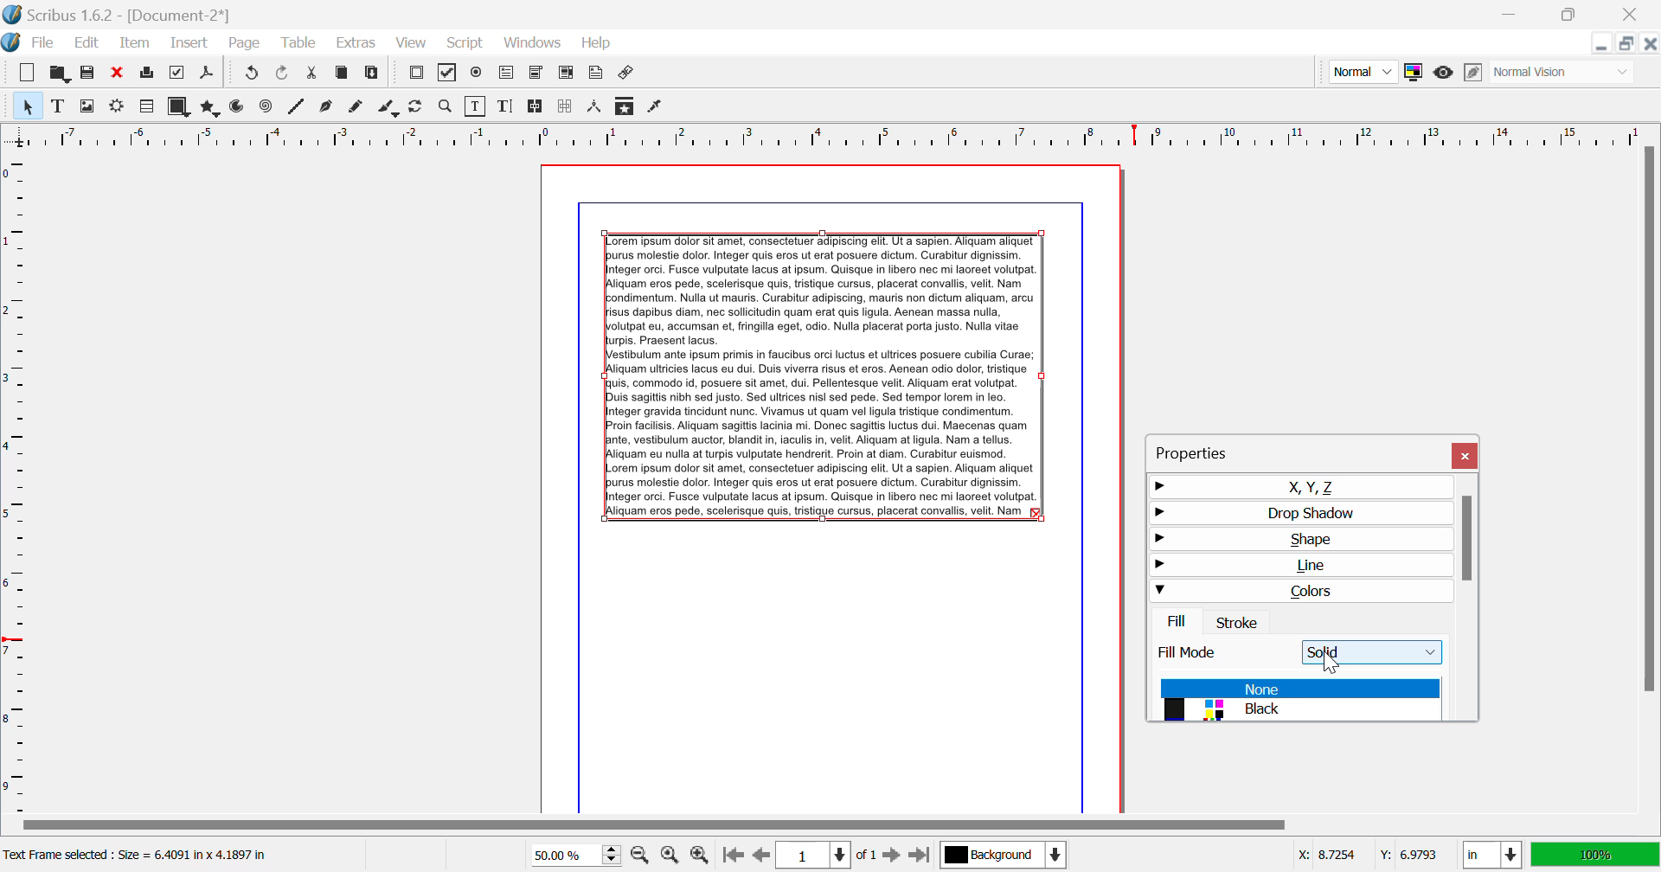  I want to click on Link Annotation, so click(628, 74).